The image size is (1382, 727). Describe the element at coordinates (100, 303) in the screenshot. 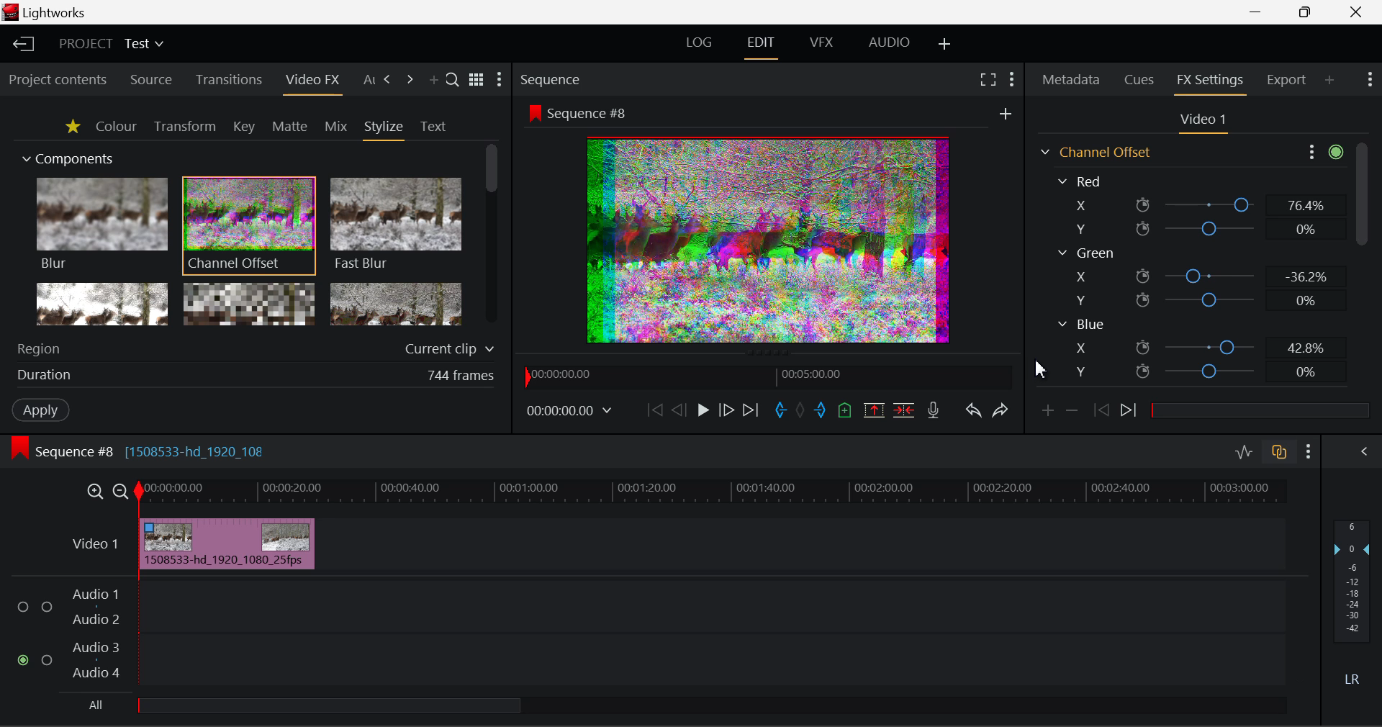

I see `Glow` at that location.